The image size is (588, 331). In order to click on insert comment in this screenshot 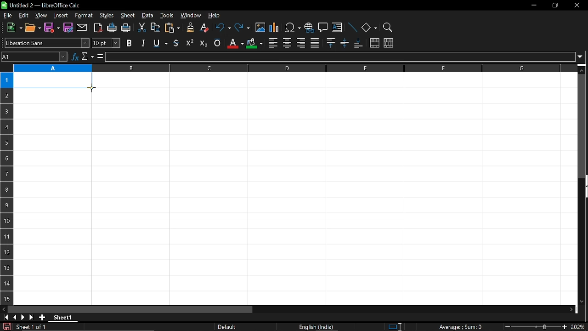, I will do `click(322, 28)`.